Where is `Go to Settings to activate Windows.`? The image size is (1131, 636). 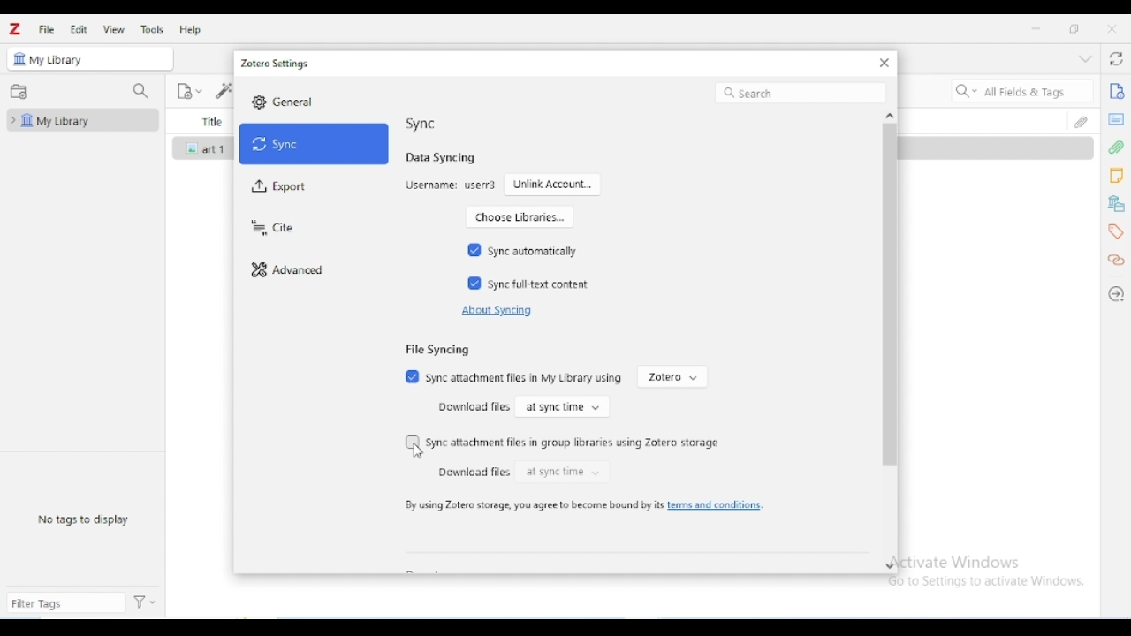 Go to Settings to activate Windows. is located at coordinates (990, 581).